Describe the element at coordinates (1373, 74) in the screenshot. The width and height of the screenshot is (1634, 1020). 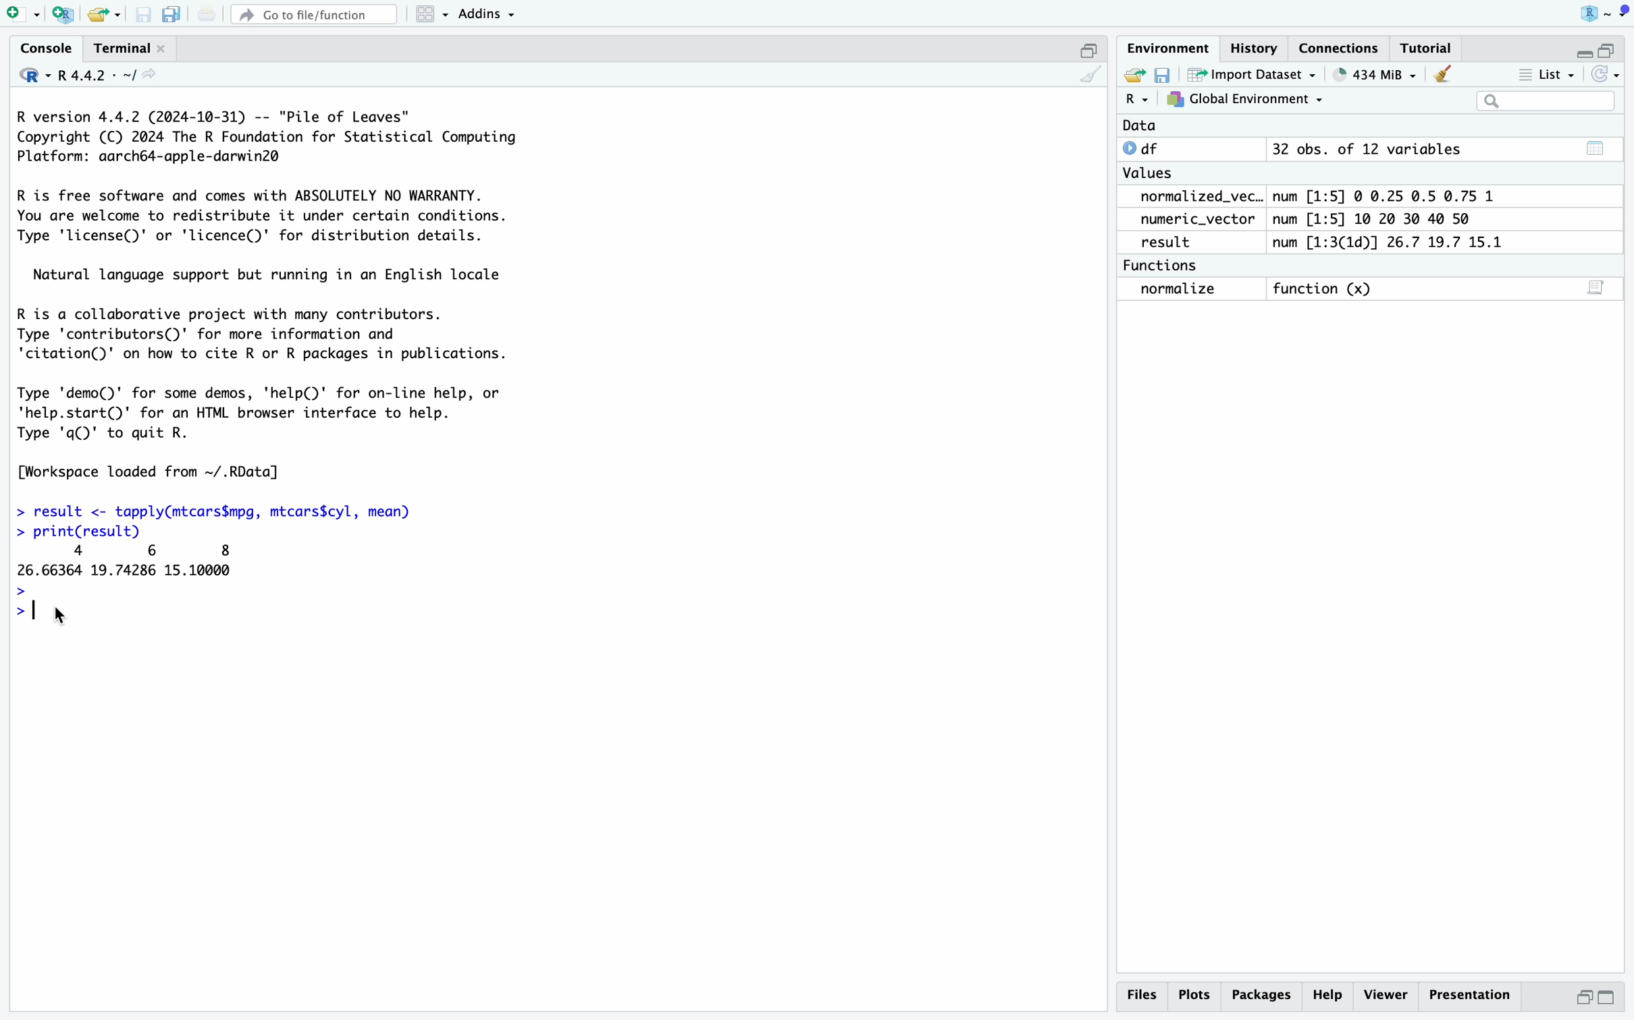
I see `434 MiB` at that location.